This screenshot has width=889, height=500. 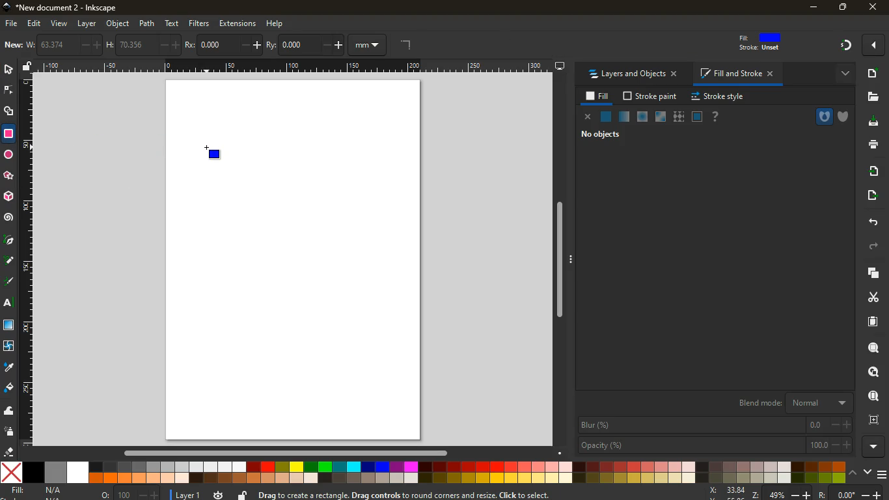 What do you see at coordinates (718, 97) in the screenshot?
I see `stroke style` at bounding box center [718, 97].